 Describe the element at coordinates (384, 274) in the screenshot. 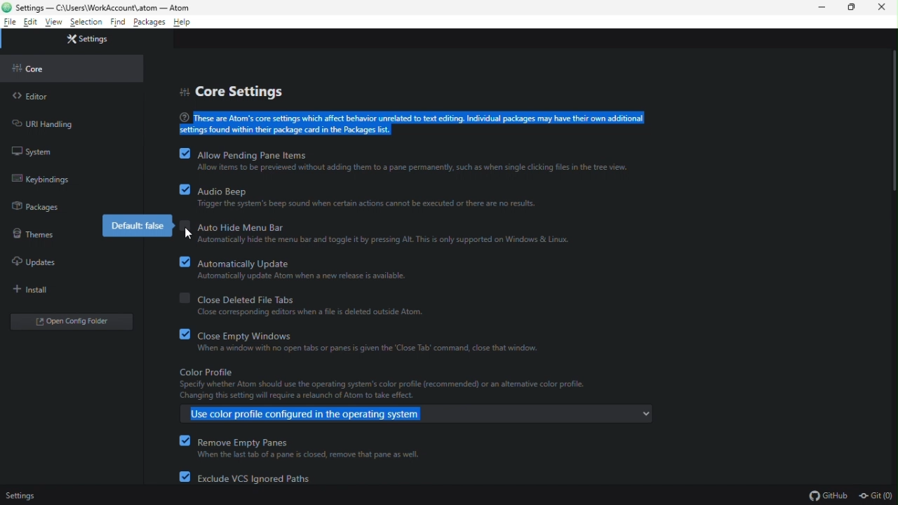

I see `4 Automatically UpdateAutomatically update Atom when a new release is available.` at that location.